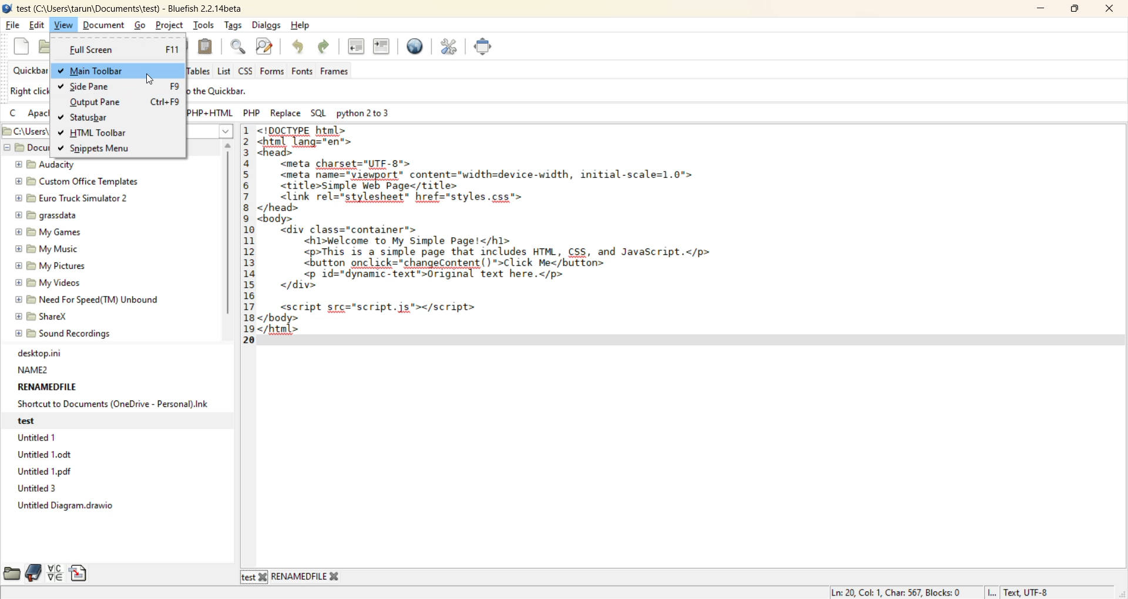 This screenshot has width=1128, height=599. Describe the element at coordinates (69, 199) in the screenshot. I see `[2 Euro Truck Simulator 2` at that location.